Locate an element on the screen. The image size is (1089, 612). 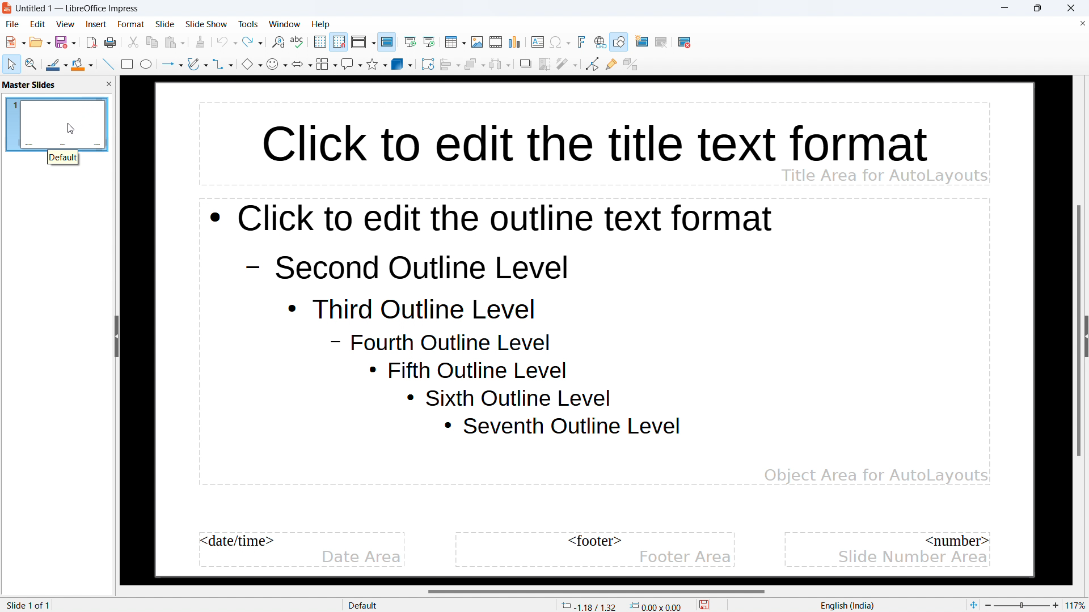
export directly as pdf is located at coordinates (92, 43).